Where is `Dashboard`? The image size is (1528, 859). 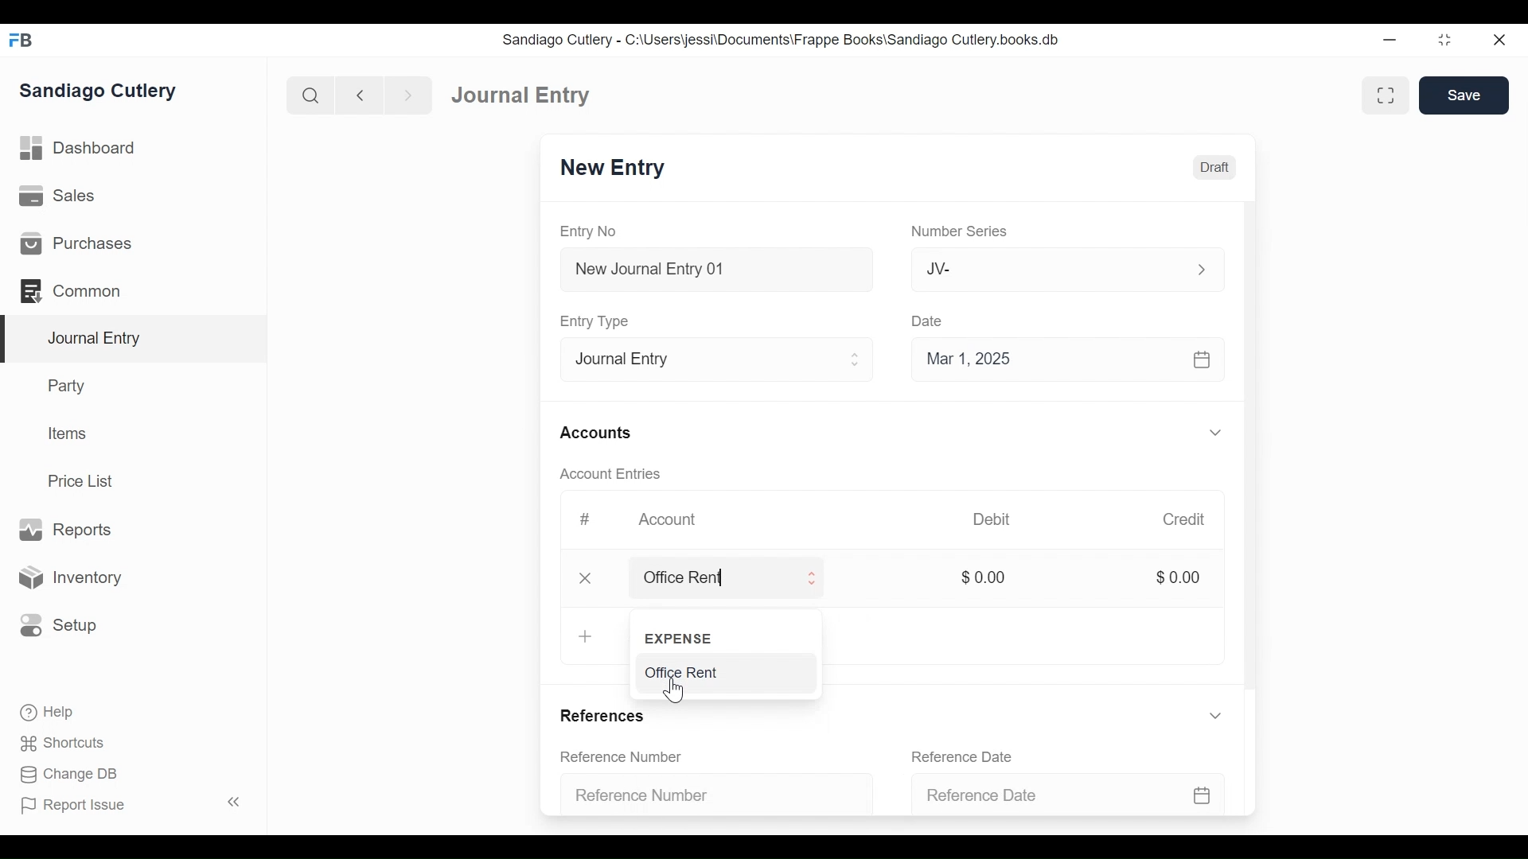
Dashboard is located at coordinates (515, 93).